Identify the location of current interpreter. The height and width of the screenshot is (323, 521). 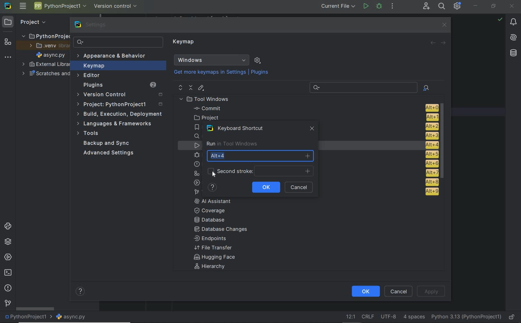
(467, 317).